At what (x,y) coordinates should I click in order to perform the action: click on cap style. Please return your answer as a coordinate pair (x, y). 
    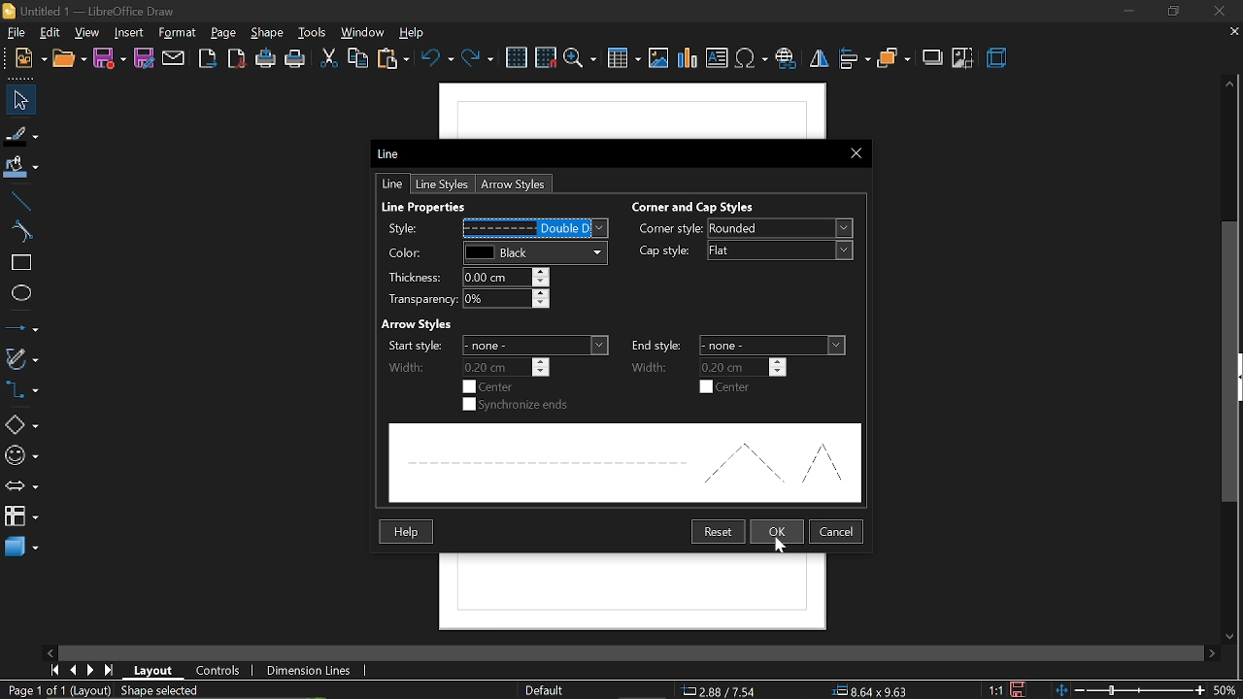
    Looking at the image, I should click on (744, 250).